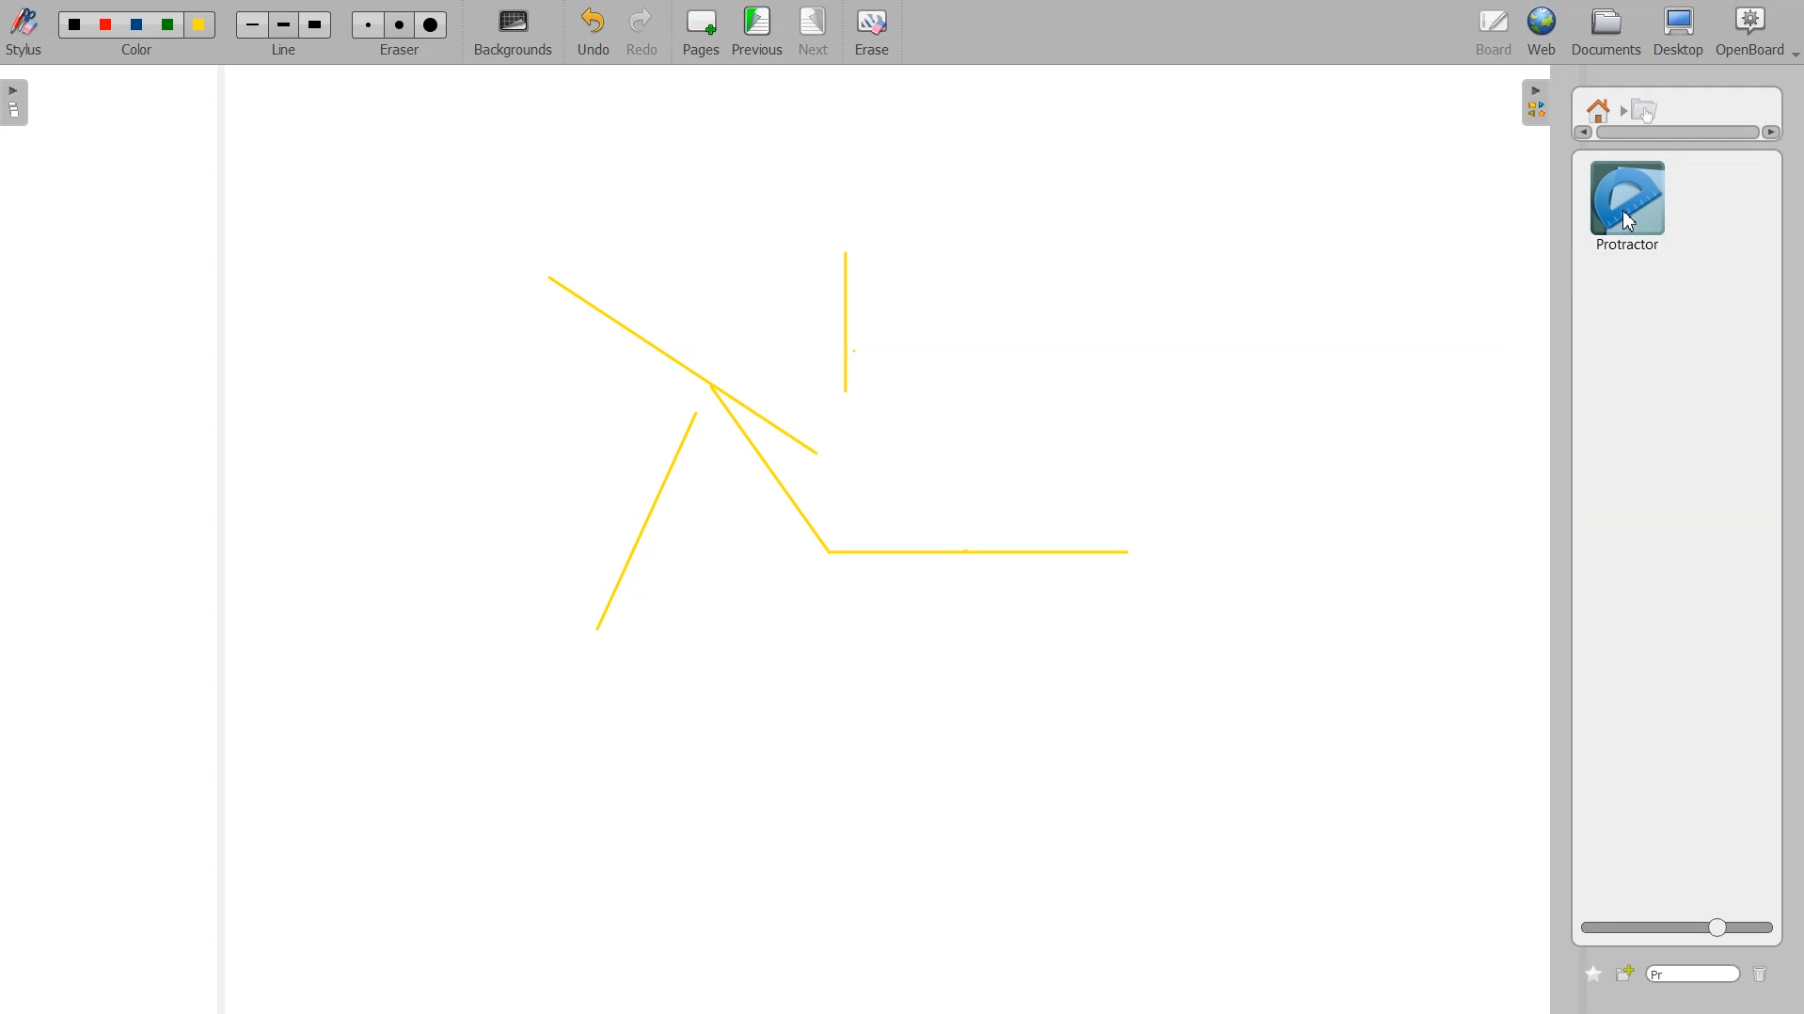 This screenshot has width=1804, height=1014. Describe the element at coordinates (1628, 222) in the screenshot. I see `Cursor` at that location.